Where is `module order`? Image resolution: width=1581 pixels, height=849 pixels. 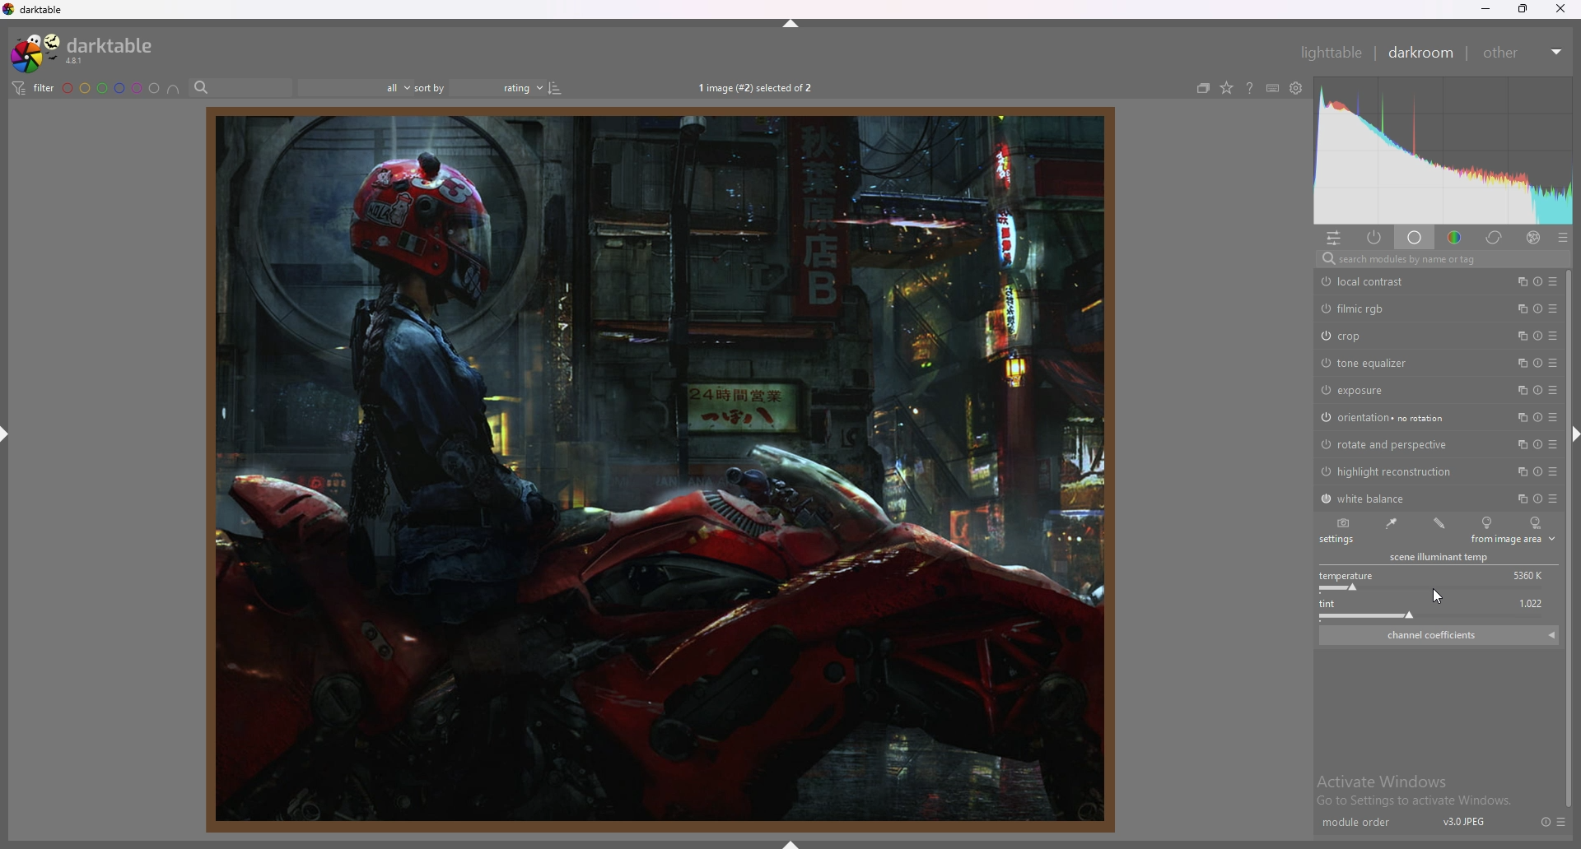
module order is located at coordinates (1356, 821).